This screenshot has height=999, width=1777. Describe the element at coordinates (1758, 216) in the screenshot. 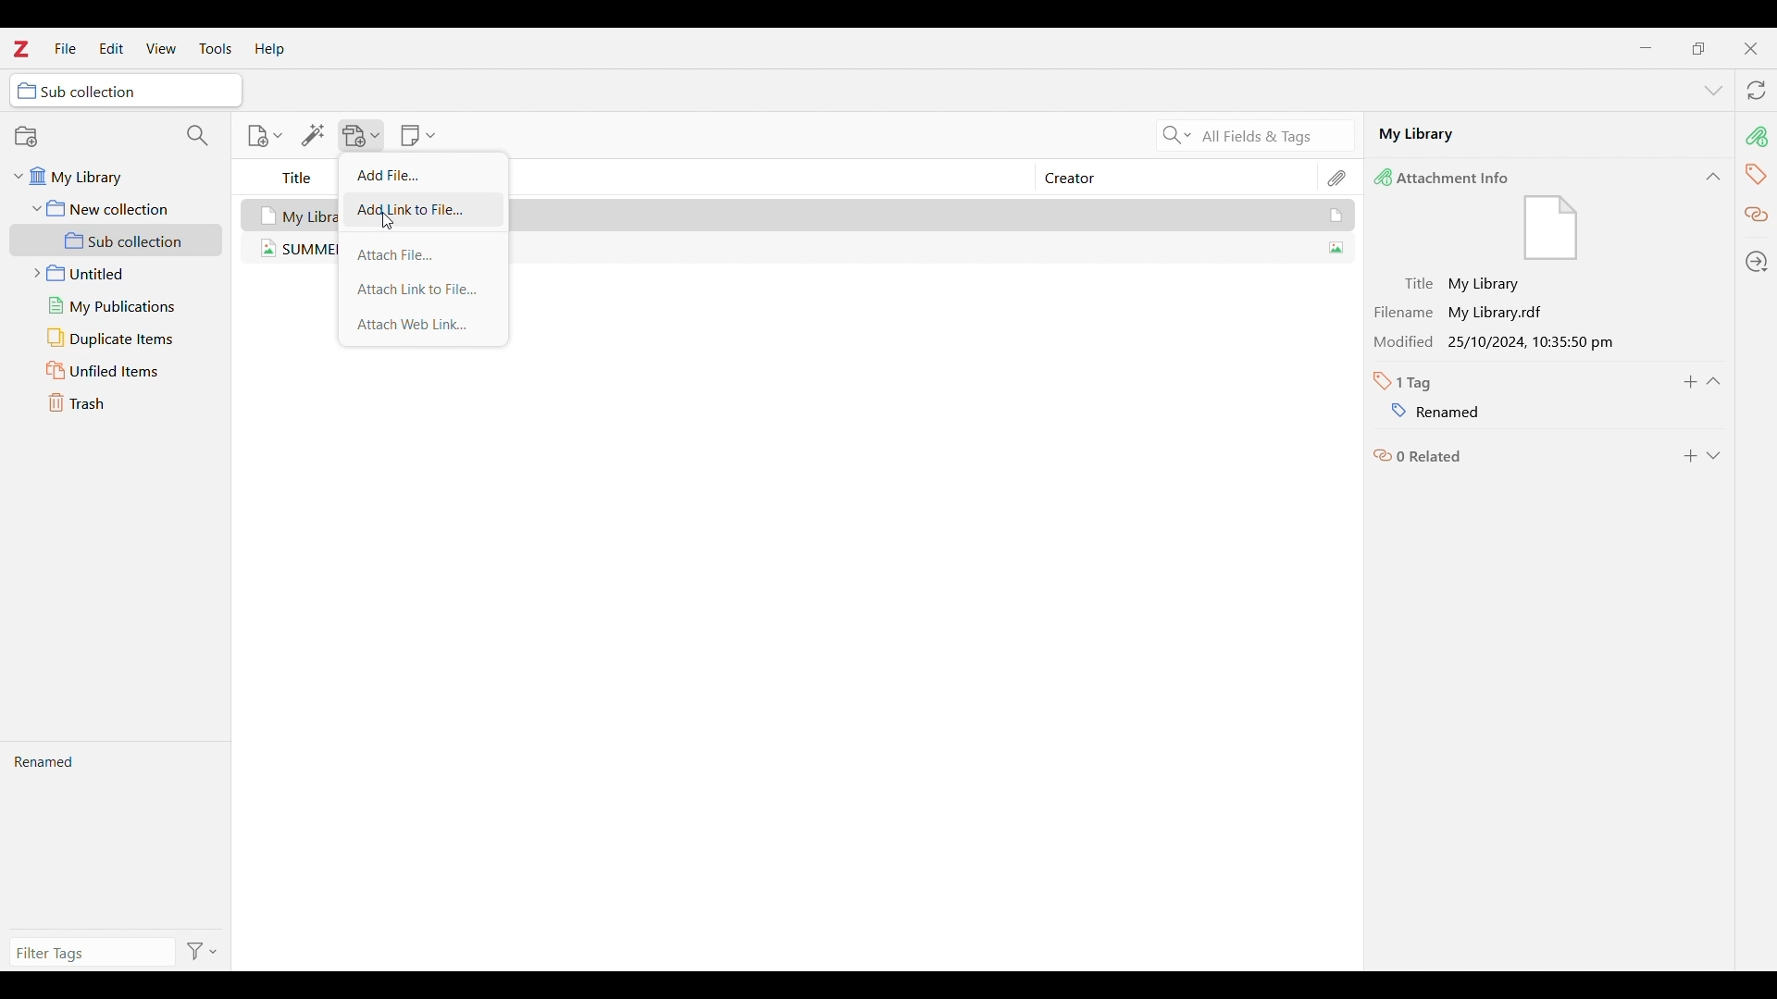

I see `Related` at that location.